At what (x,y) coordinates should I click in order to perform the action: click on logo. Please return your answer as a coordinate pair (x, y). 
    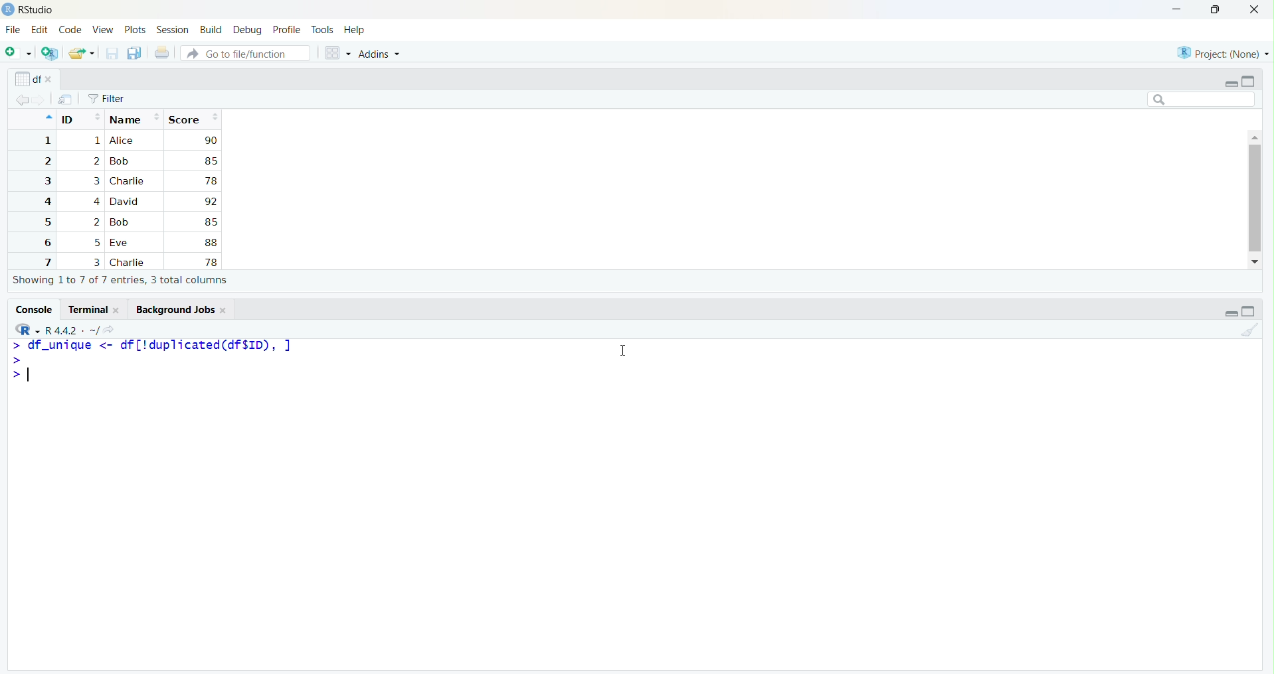
    Looking at the image, I should click on (8, 10).